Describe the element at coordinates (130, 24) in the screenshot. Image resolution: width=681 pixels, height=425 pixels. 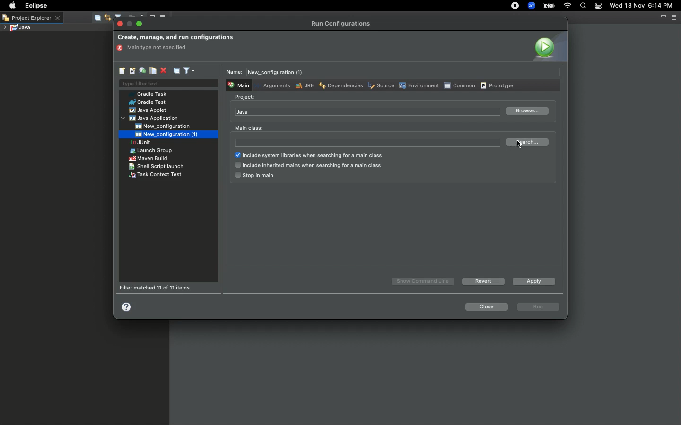
I see `minimize` at that location.